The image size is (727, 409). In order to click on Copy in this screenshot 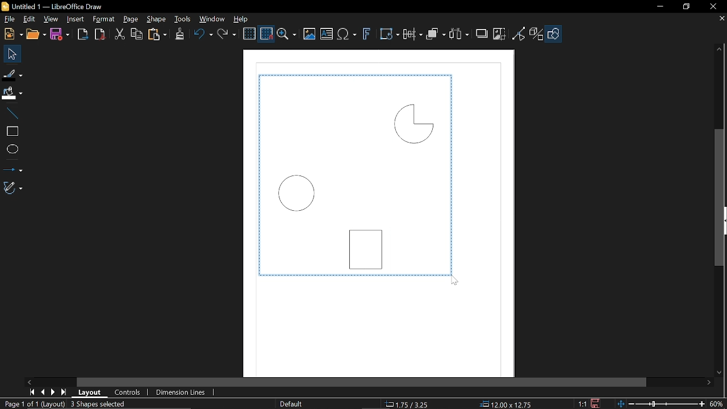, I will do `click(138, 34)`.